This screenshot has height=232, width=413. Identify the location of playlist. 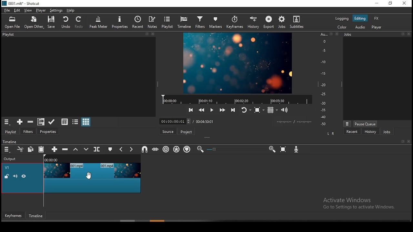
(12, 132).